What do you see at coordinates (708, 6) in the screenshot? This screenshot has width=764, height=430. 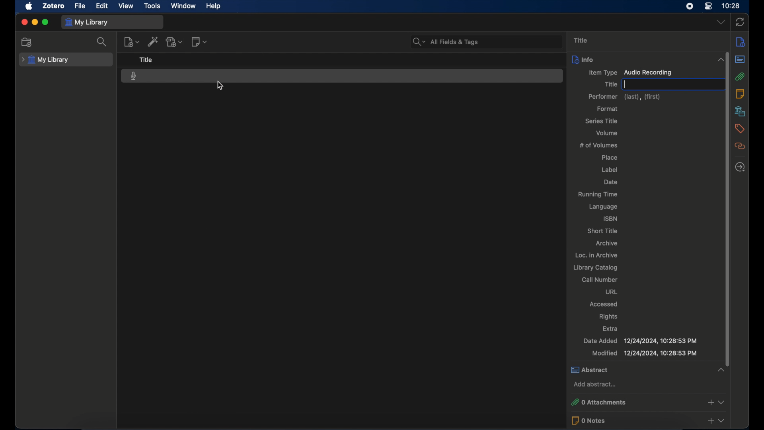 I see `control center` at bounding box center [708, 6].